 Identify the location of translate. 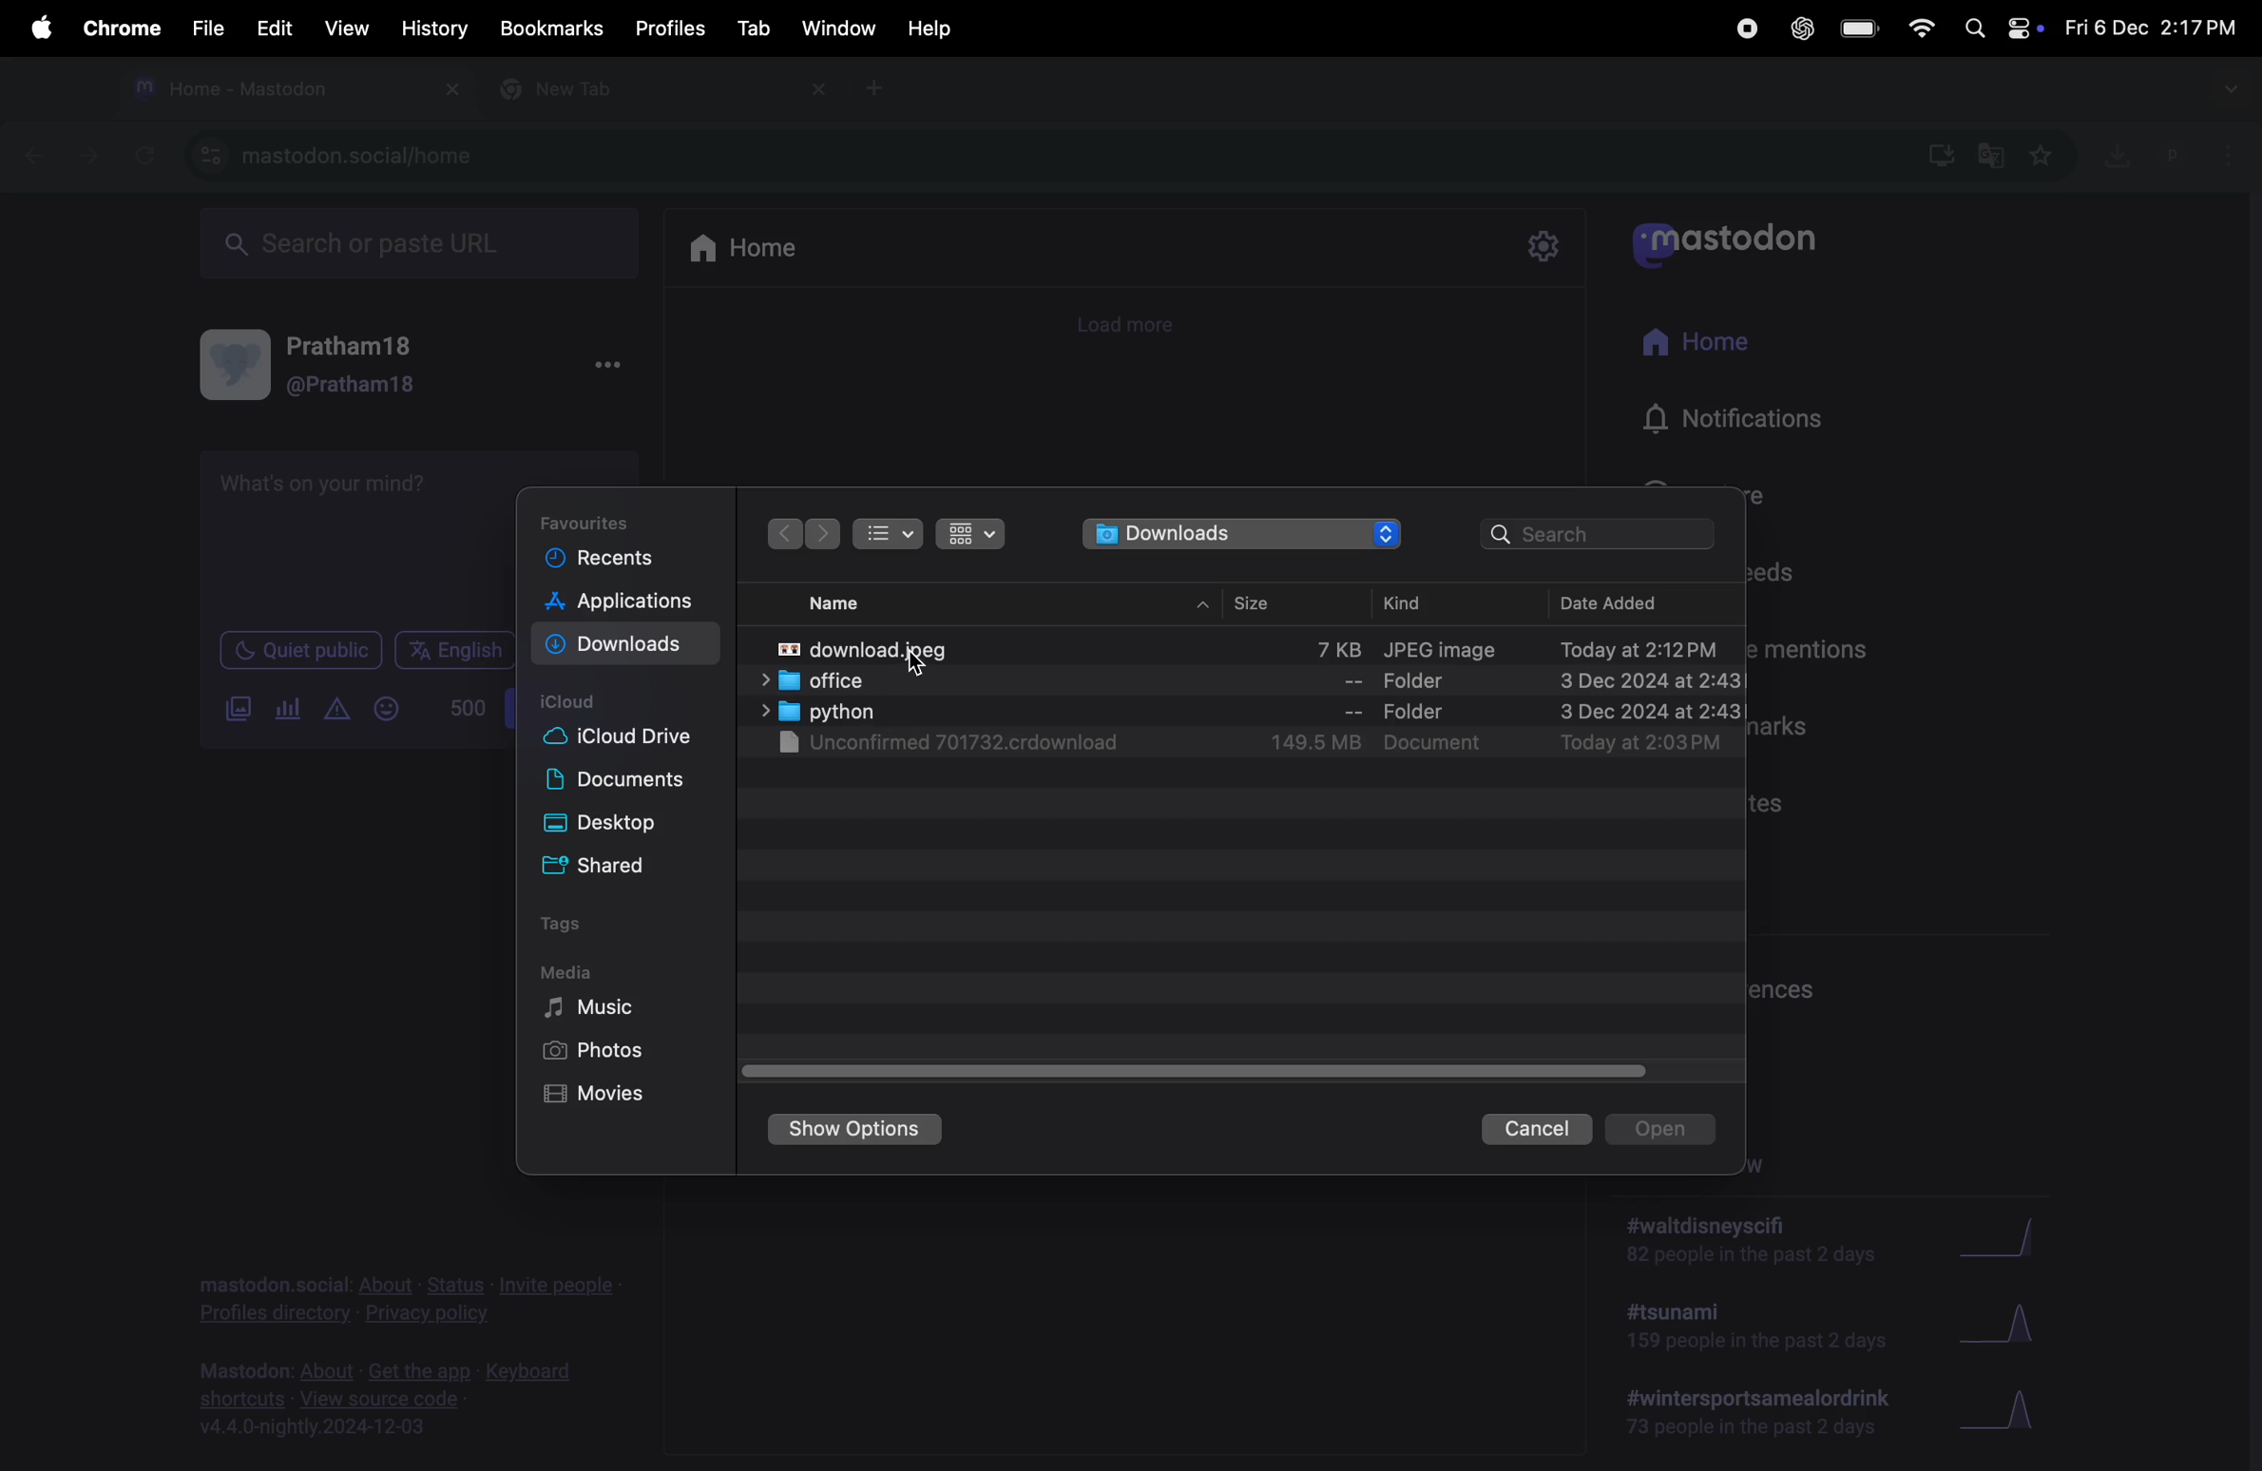
(1996, 158).